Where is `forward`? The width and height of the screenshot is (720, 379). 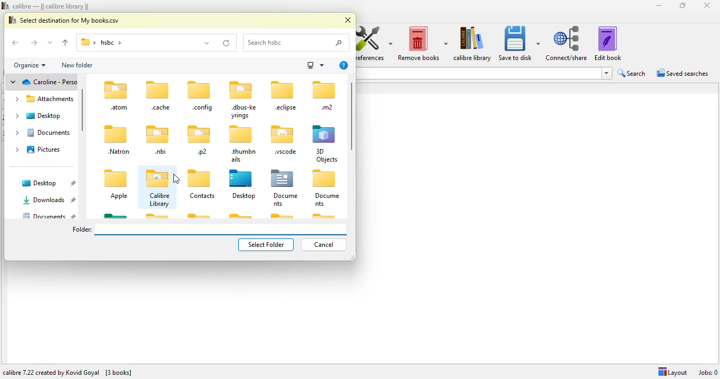
forward is located at coordinates (33, 43).